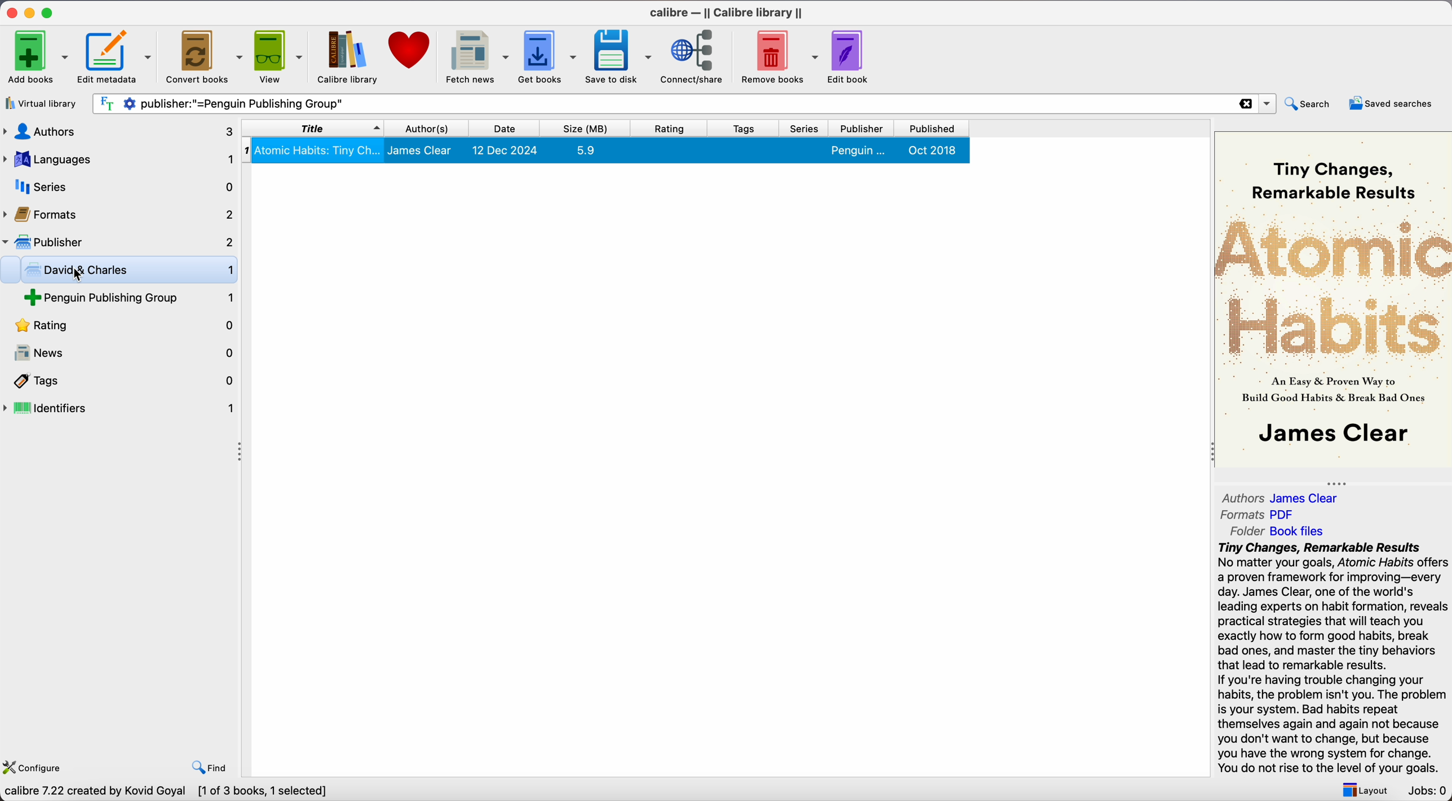  Describe the element at coordinates (549, 56) in the screenshot. I see `get books` at that location.